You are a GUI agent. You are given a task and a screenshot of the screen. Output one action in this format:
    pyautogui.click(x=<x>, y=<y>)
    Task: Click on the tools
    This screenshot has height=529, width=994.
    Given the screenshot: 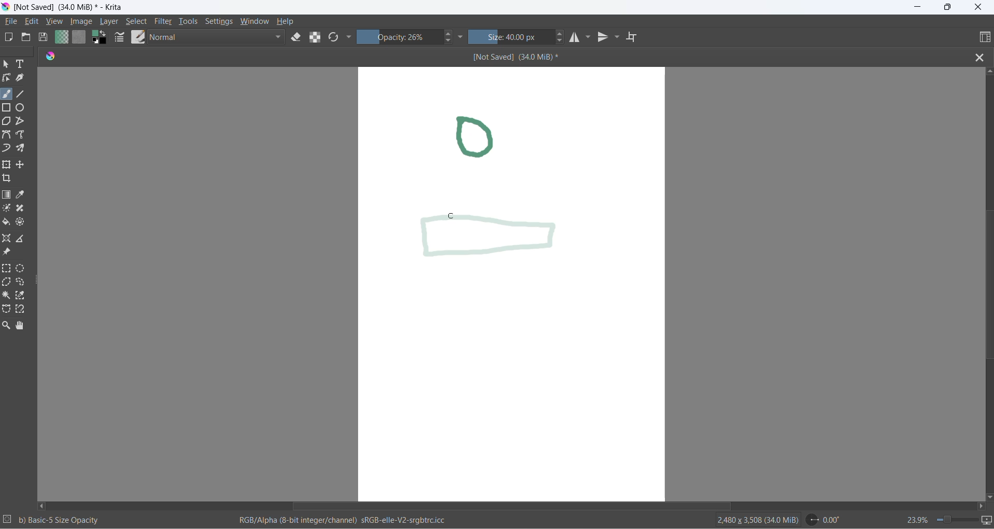 What is the action you would take?
    pyautogui.click(x=189, y=21)
    